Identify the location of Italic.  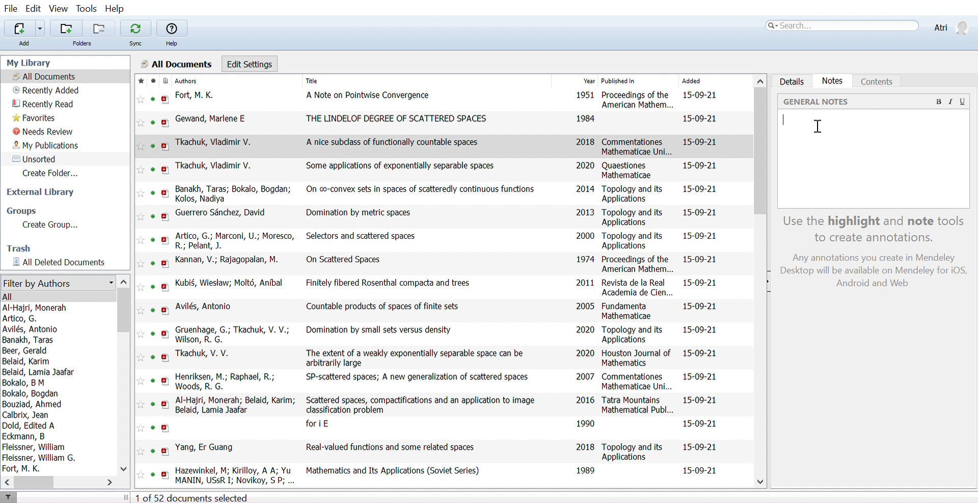
(951, 103).